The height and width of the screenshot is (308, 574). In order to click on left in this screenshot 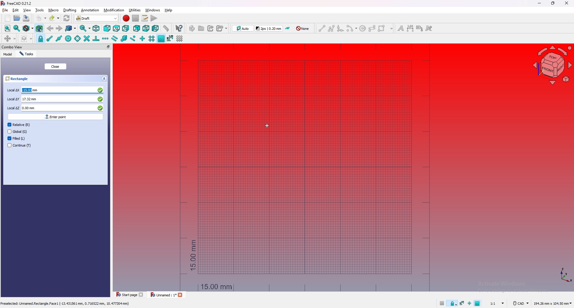, I will do `click(155, 29)`.